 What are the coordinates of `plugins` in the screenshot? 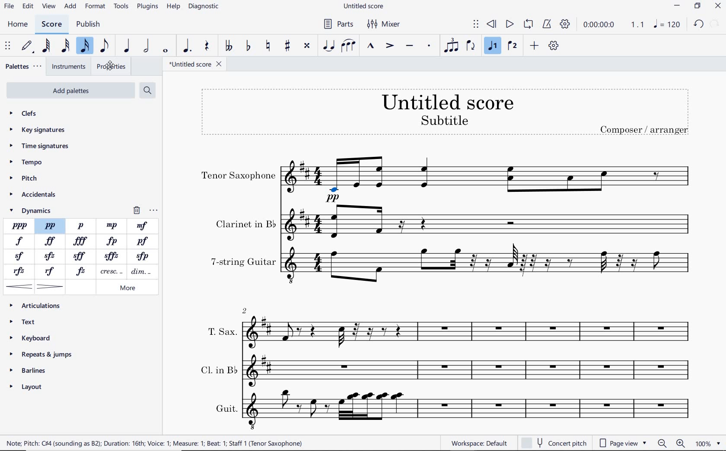 It's located at (148, 7).